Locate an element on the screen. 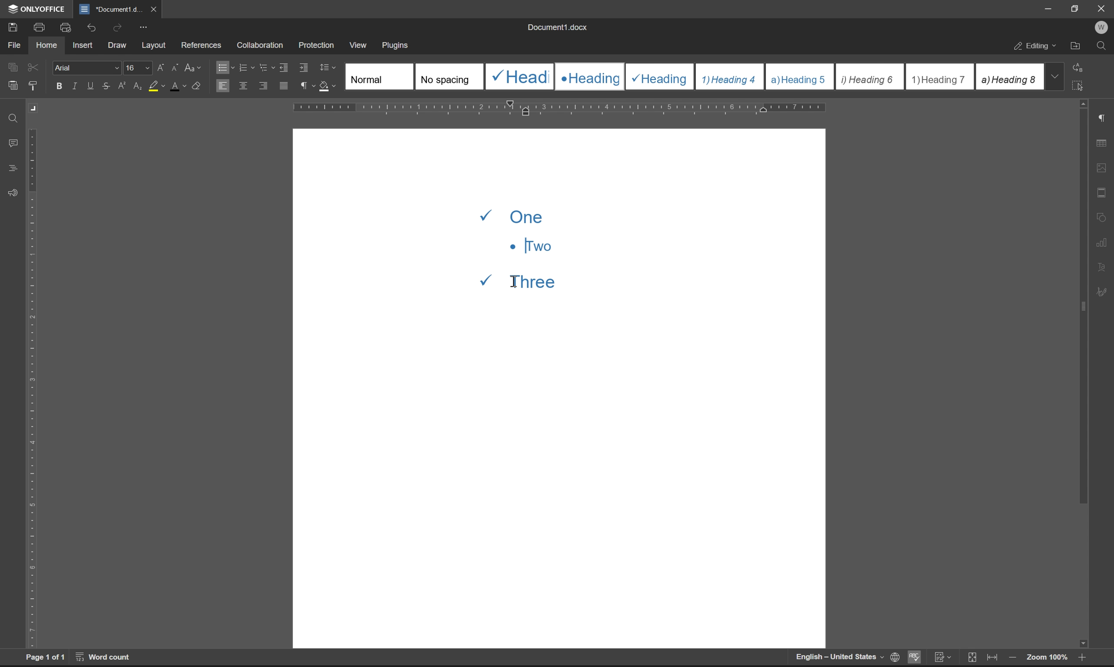 This screenshot has width=1114, height=667. zoom in is located at coordinates (1080, 659).